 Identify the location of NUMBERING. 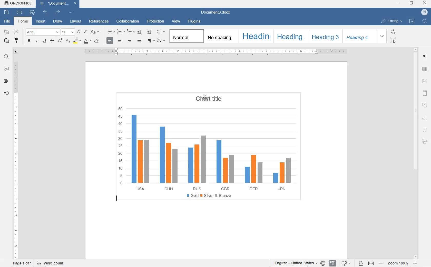
(121, 32).